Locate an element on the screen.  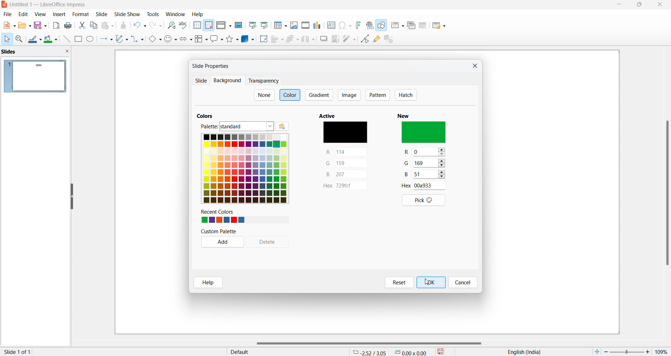
Hex value is located at coordinates (427, 185).